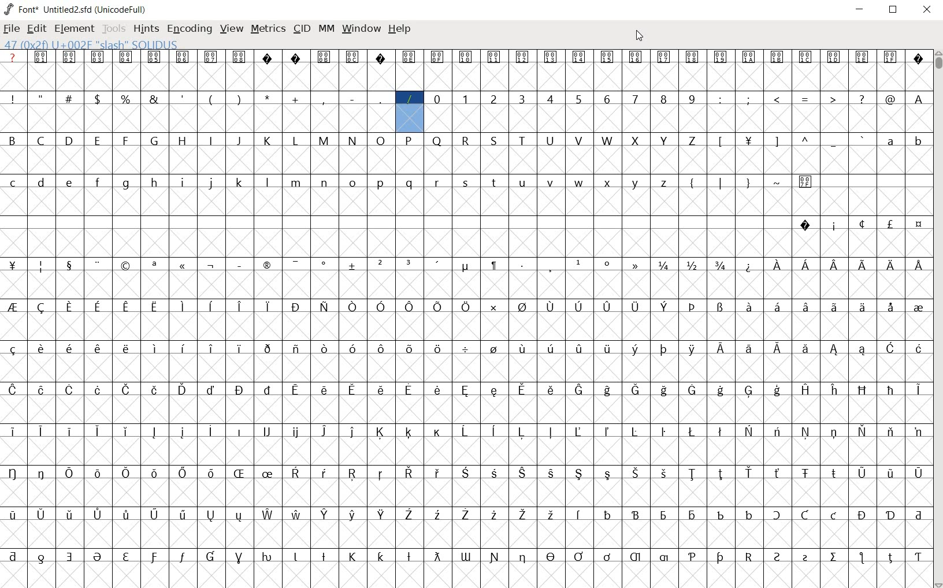 This screenshot has width=943, height=588. I want to click on glyph, so click(691, 141).